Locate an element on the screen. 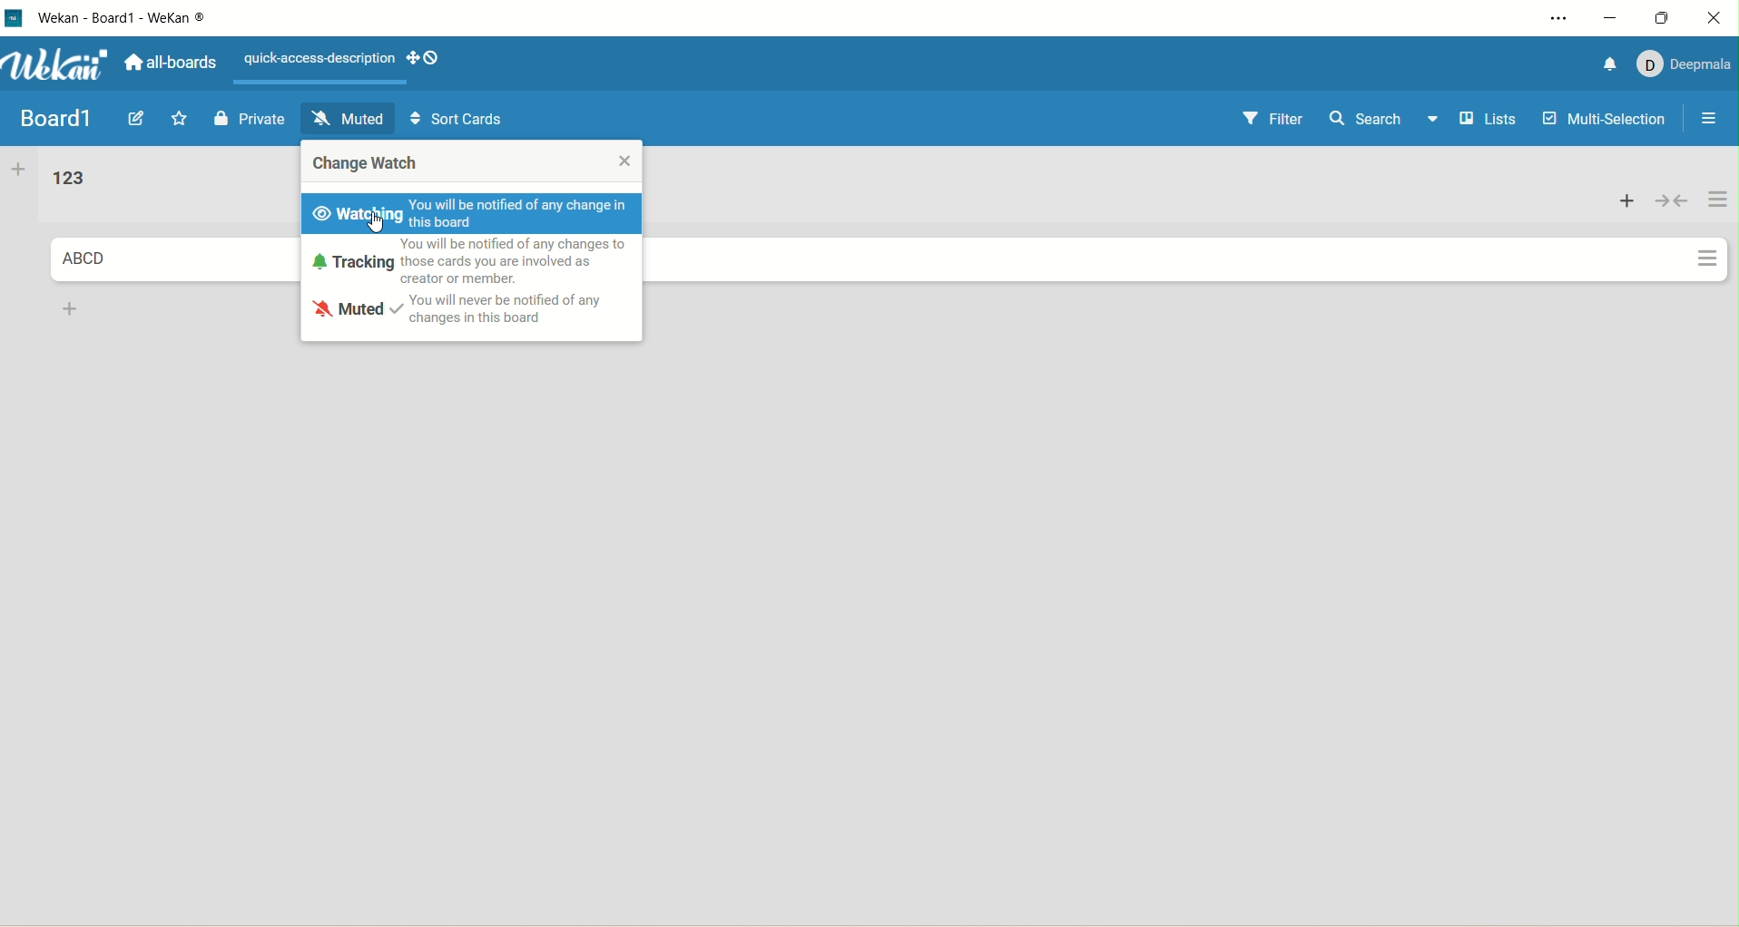 The height and width of the screenshot is (927, 1739). notification is located at coordinates (1607, 63).